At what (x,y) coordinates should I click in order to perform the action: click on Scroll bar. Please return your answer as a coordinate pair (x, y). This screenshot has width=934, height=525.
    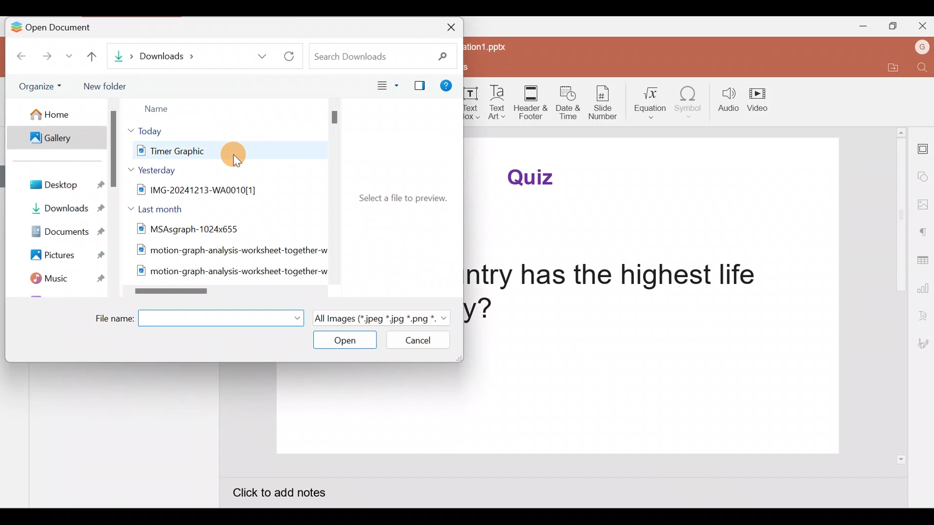
    Looking at the image, I should click on (113, 202).